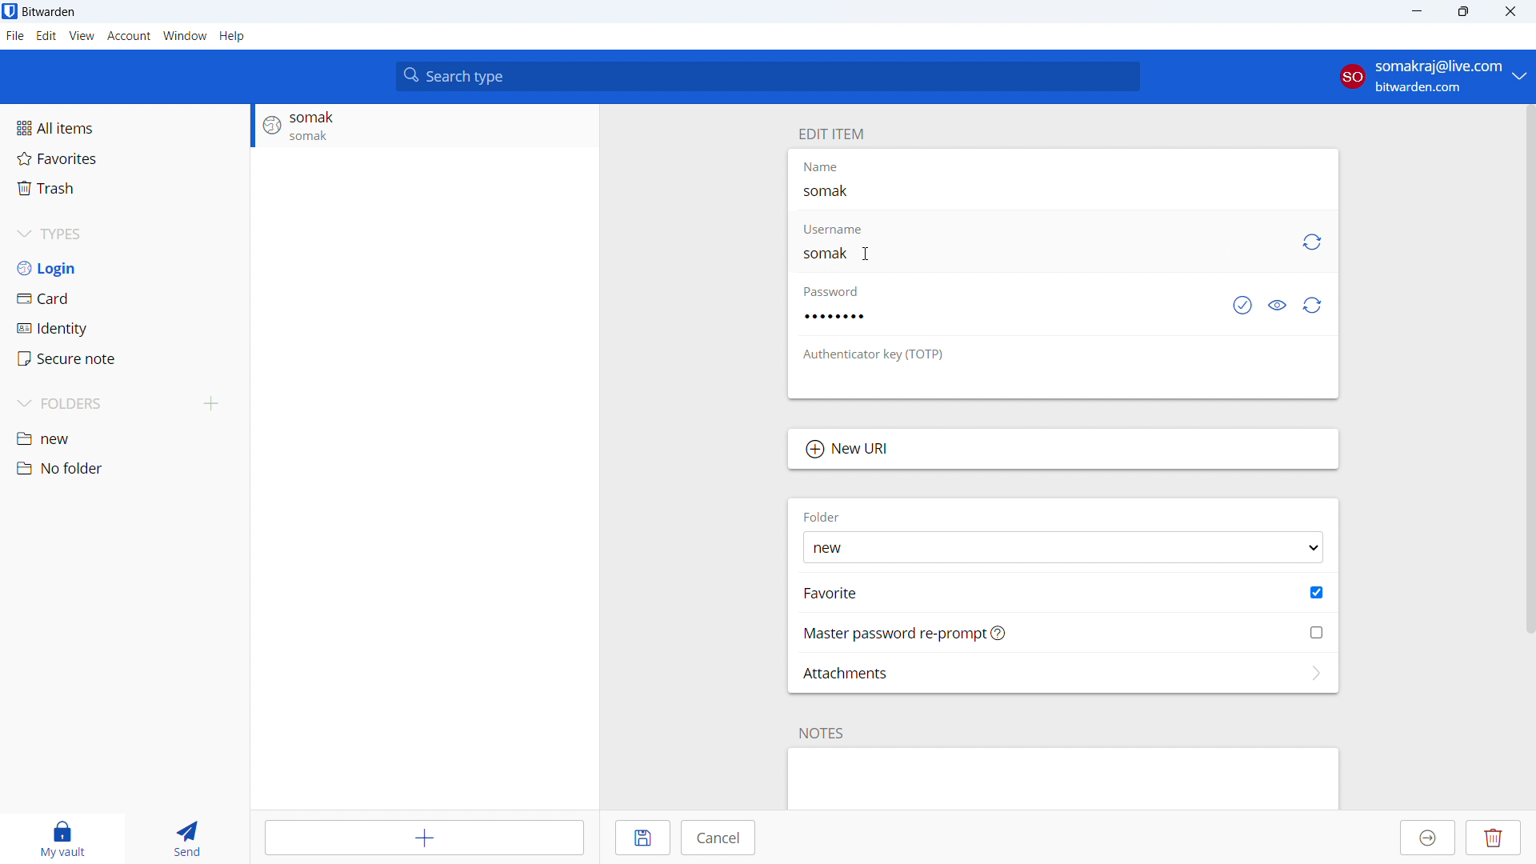  What do you see at coordinates (1509, 12) in the screenshot?
I see `close` at bounding box center [1509, 12].